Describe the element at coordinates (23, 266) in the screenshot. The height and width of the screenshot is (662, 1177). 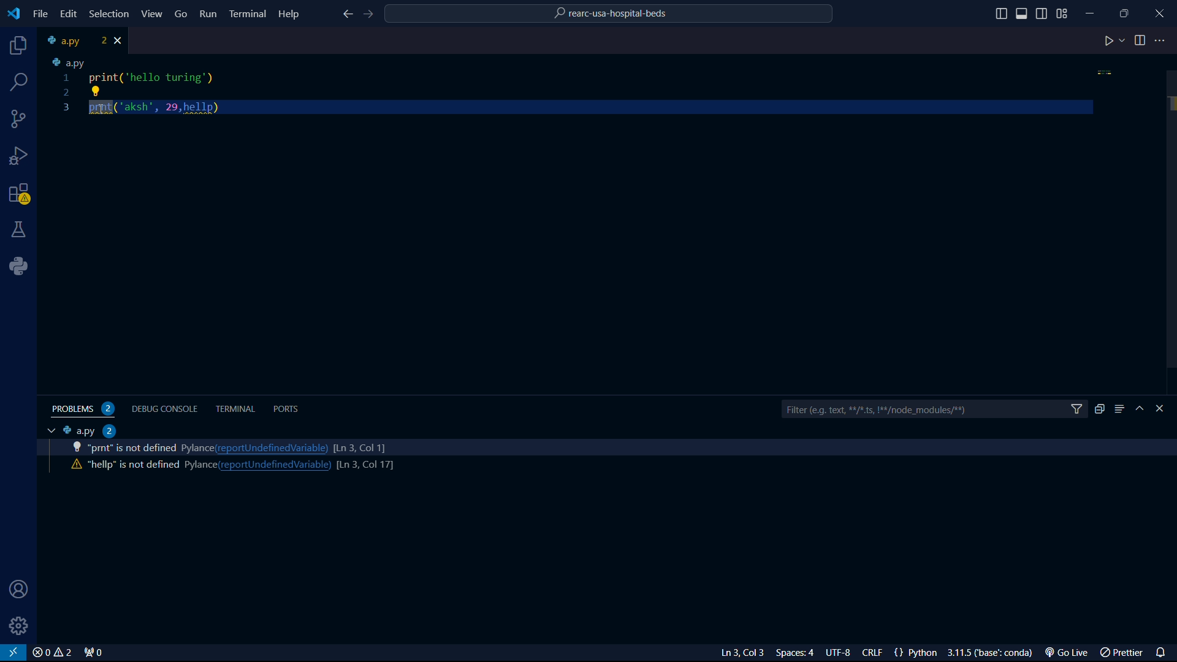
I see `python` at that location.